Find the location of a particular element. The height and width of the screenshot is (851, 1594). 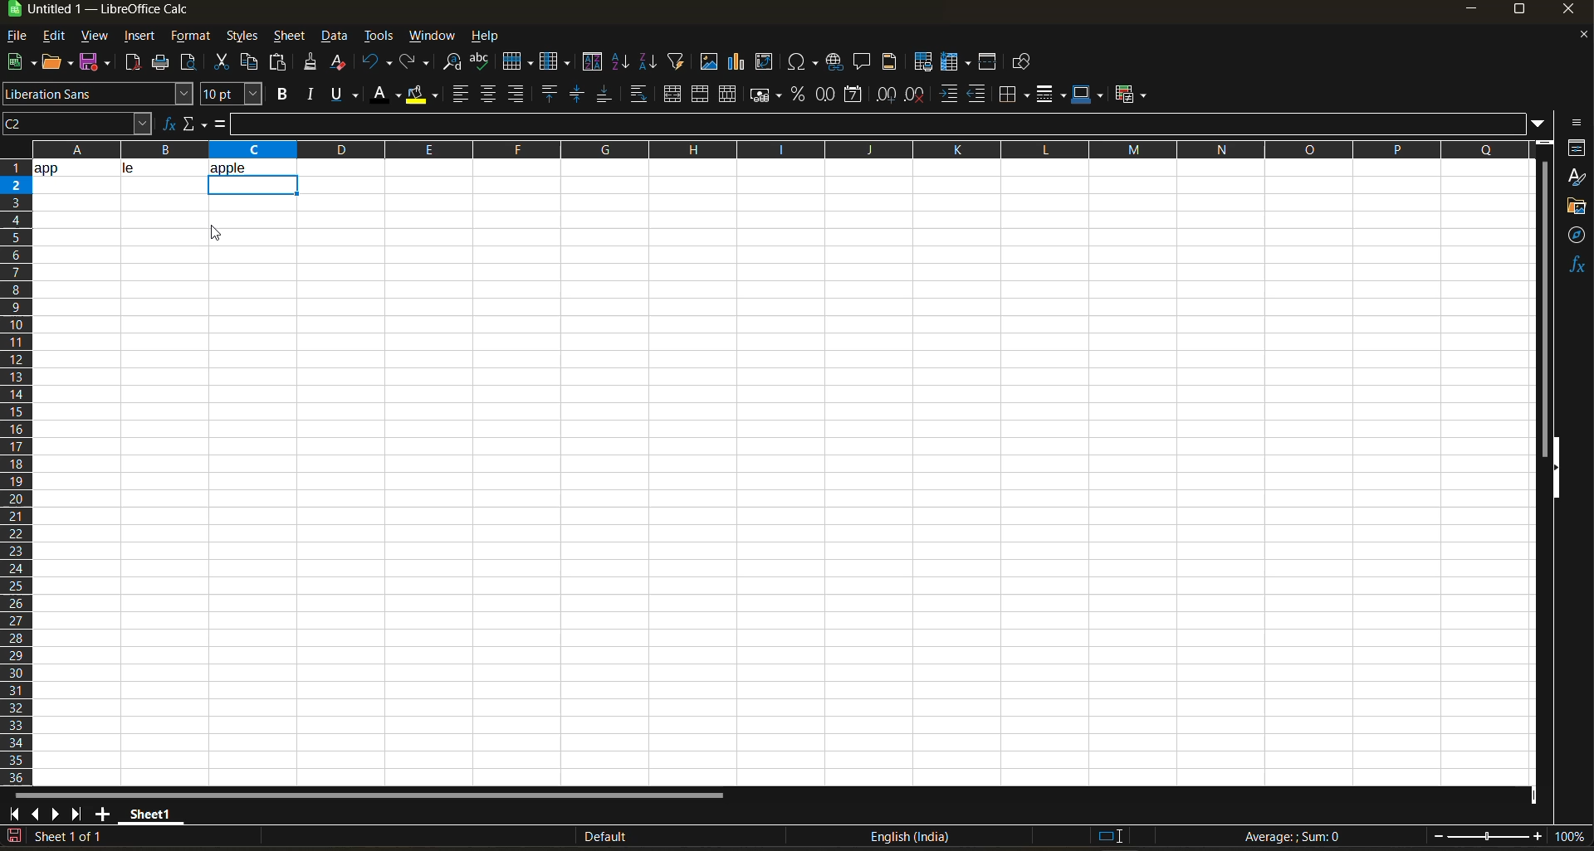

save is located at coordinates (98, 61).